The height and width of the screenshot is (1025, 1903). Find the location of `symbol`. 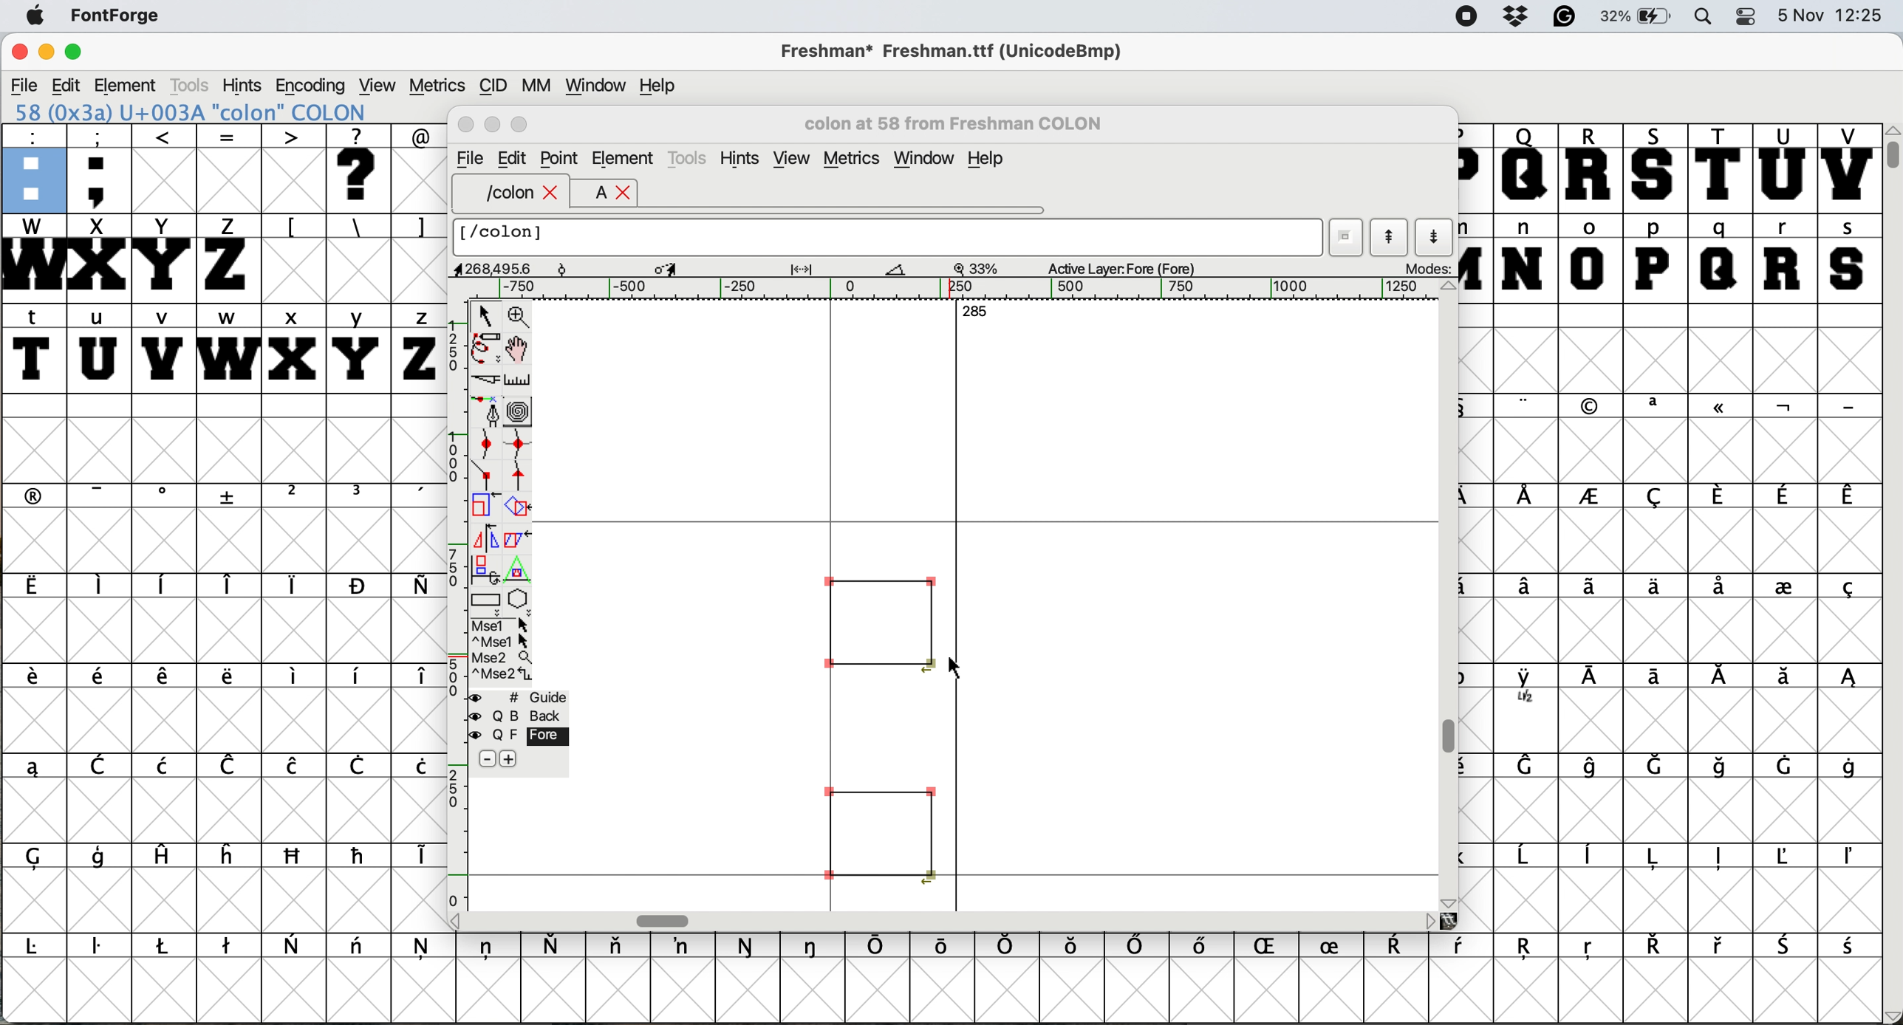

symbol is located at coordinates (1783, 496).